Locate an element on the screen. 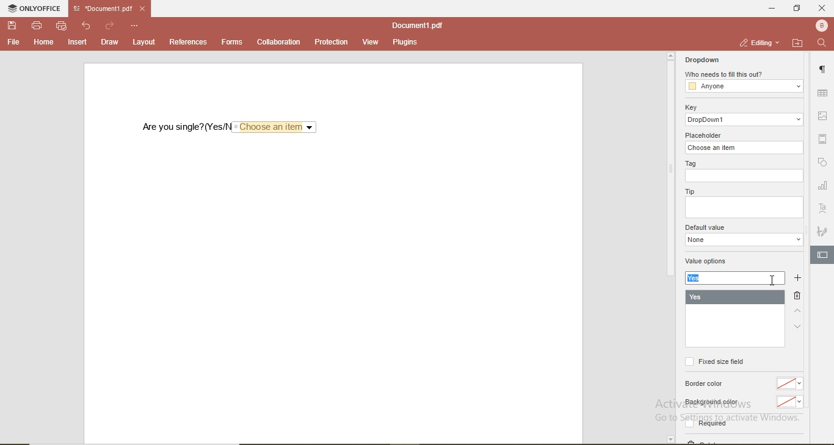 The image size is (834, 445). delete is located at coordinates (797, 295).